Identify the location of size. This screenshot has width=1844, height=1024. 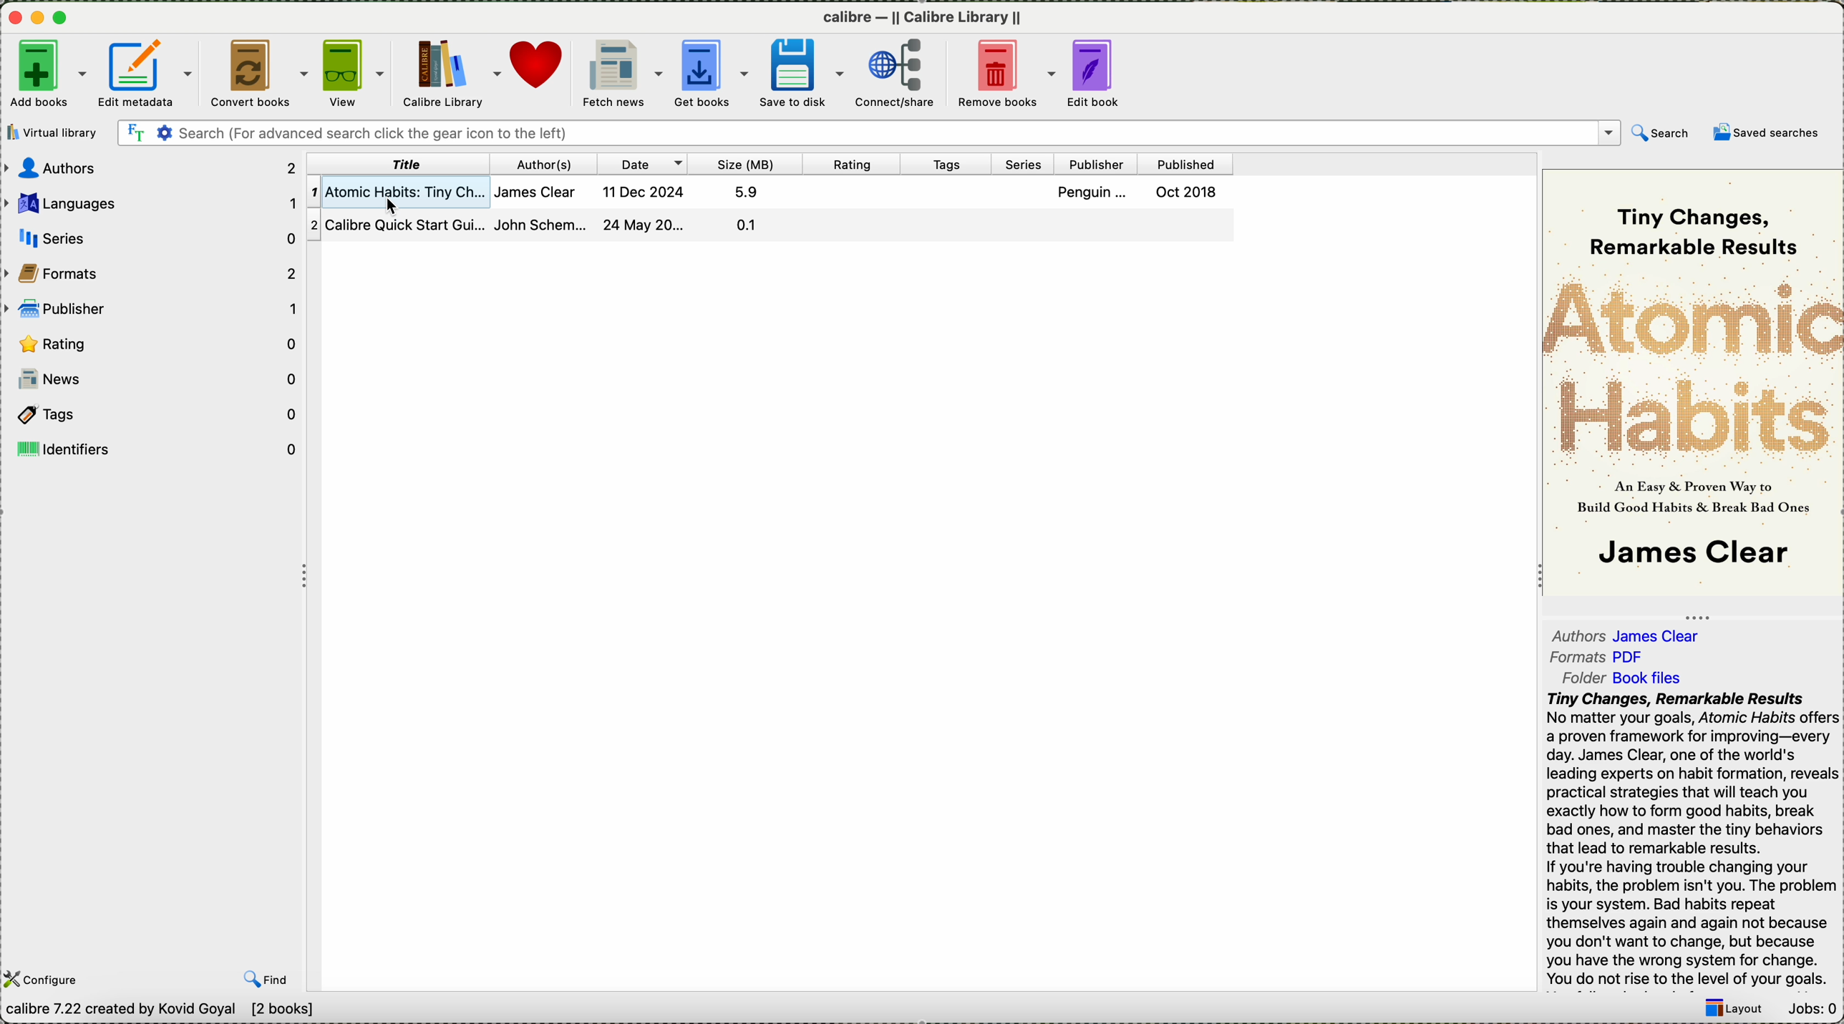
(747, 163).